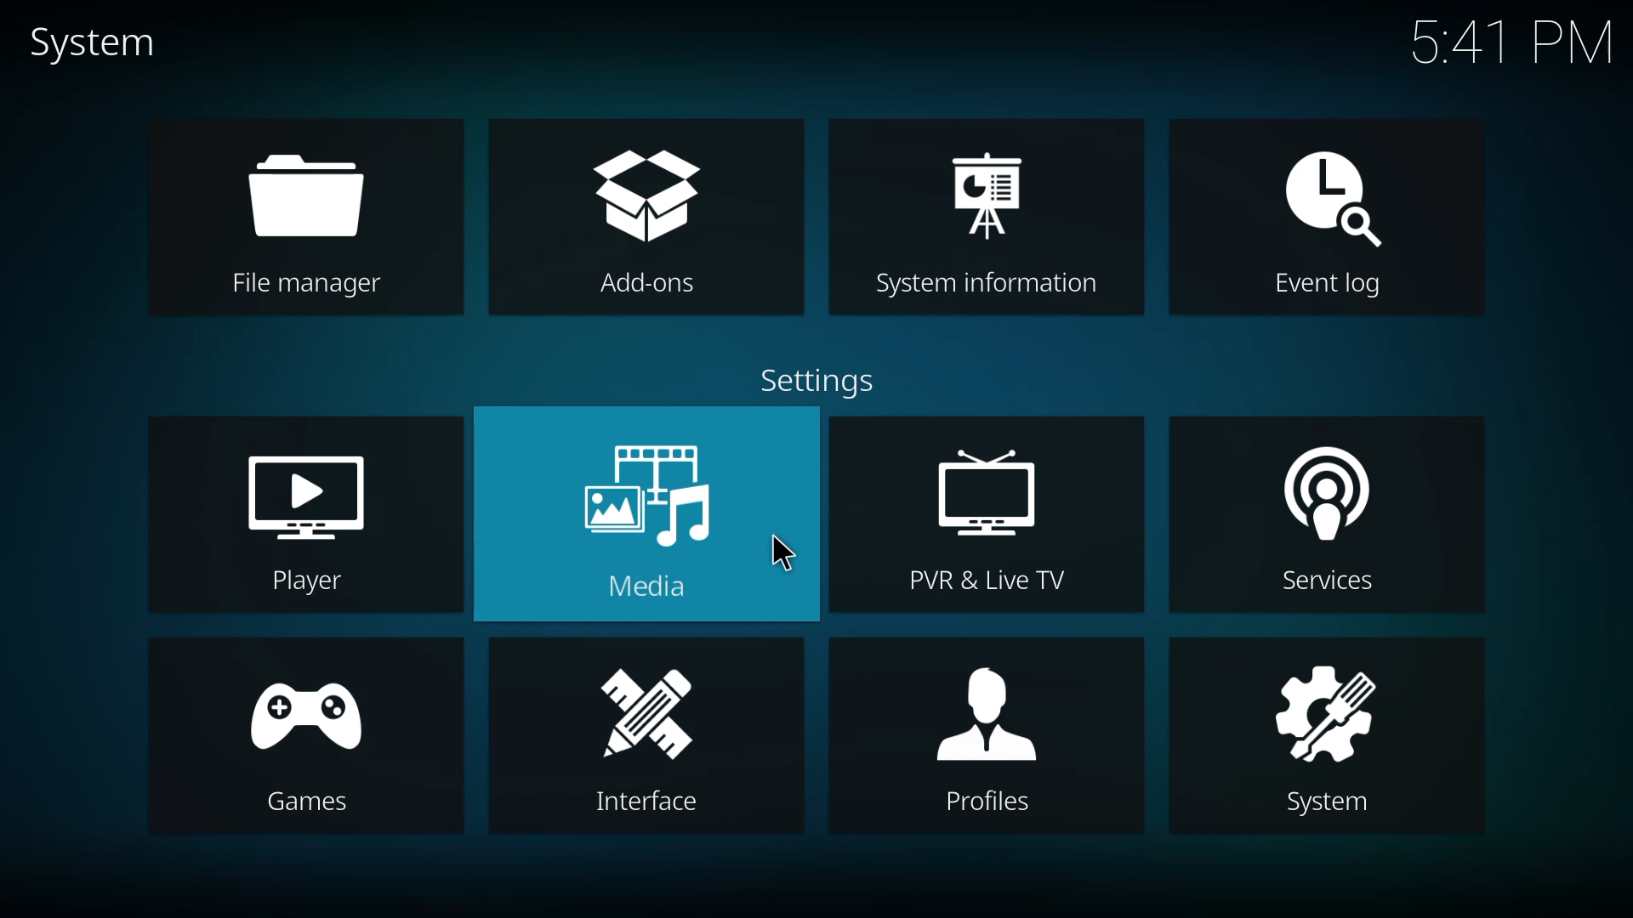 The width and height of the screenshot is (1633, 918). Describe the element at coordinates (987, 518) in the screenshot. I see `pvr & live tv` at that location.